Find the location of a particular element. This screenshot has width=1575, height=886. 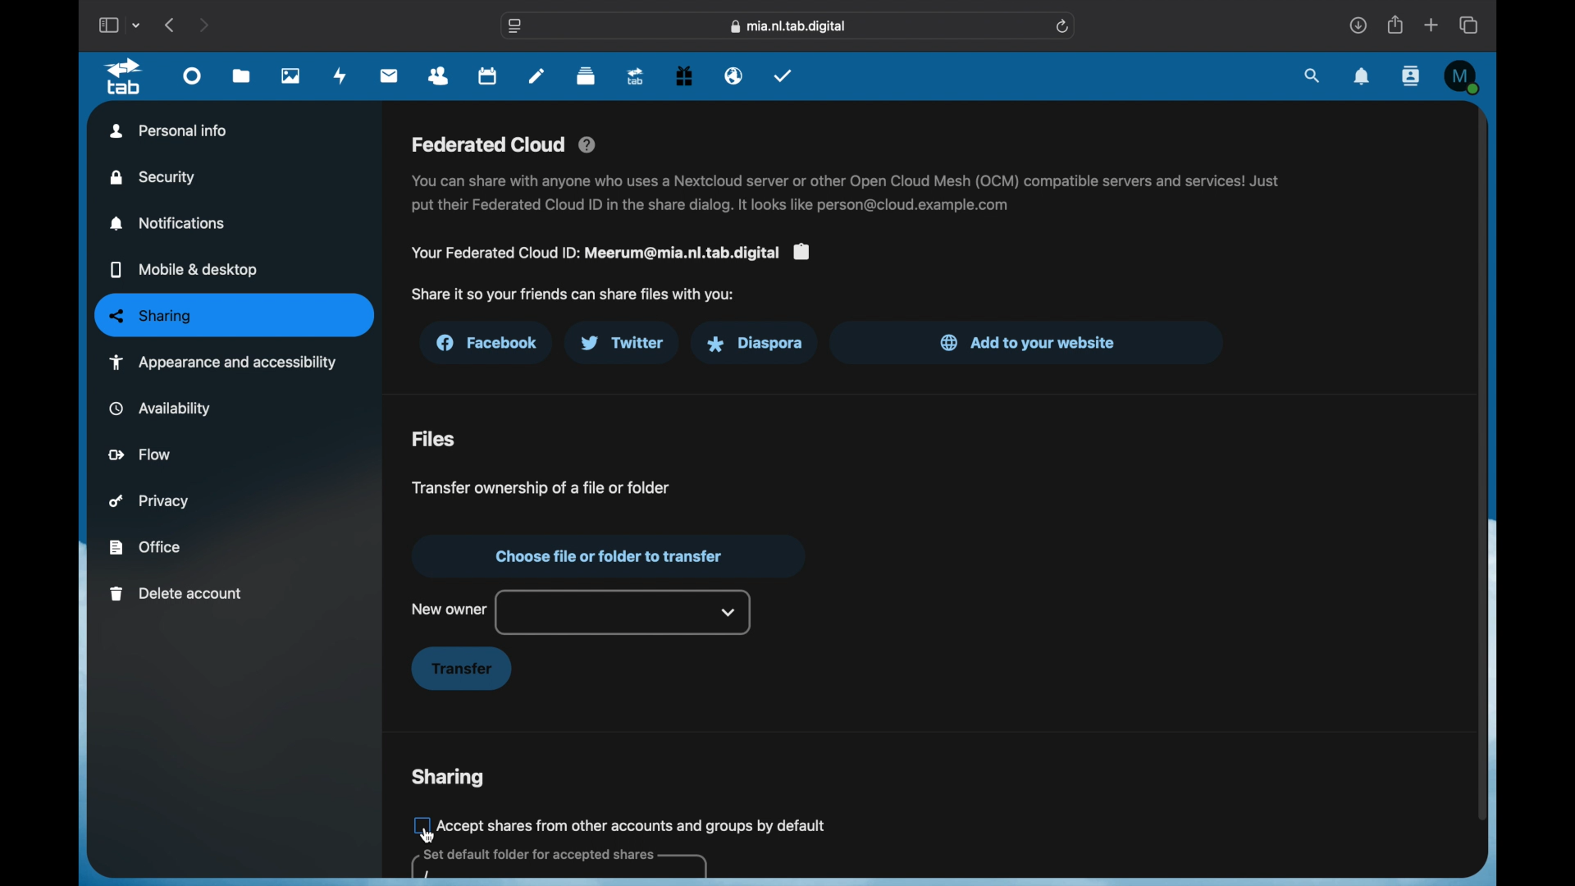

transfer is located at coordinates (461, 669).